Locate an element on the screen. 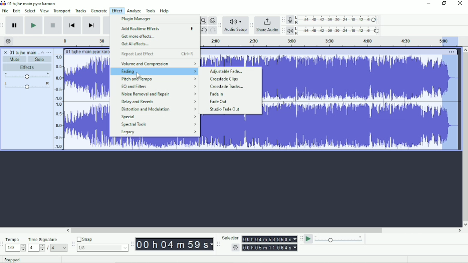 The height and width of the screenshot is (263, 468). Undo is located at coordinates (204, 30).